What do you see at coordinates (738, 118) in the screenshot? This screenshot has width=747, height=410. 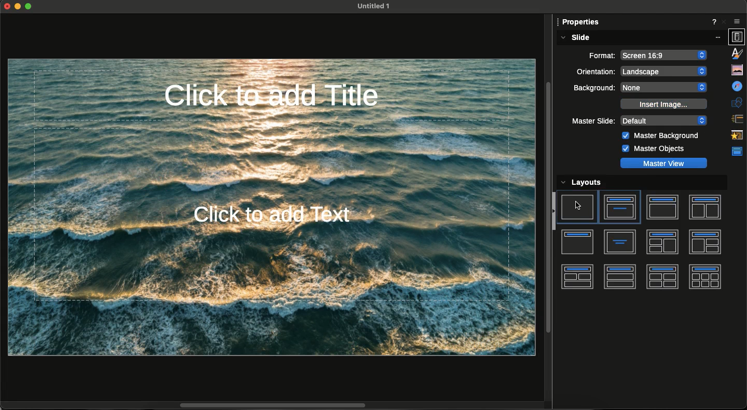 I see `Slide transition` at bounding box center [738, 118].